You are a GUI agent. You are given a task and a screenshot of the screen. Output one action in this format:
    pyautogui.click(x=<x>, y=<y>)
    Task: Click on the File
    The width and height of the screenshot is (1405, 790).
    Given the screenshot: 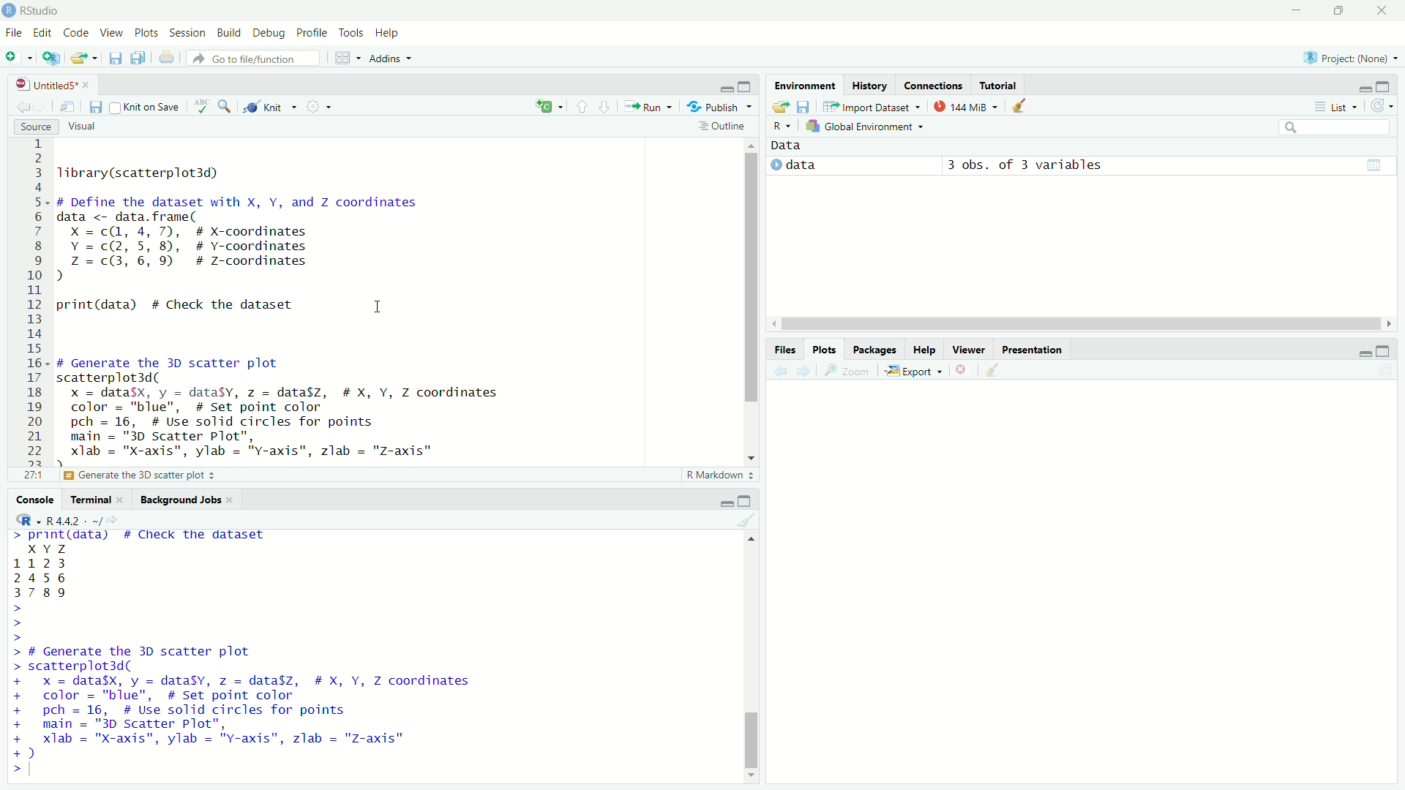 What is the action you would take?
    pyautogui.click(x=14, y=33)
    